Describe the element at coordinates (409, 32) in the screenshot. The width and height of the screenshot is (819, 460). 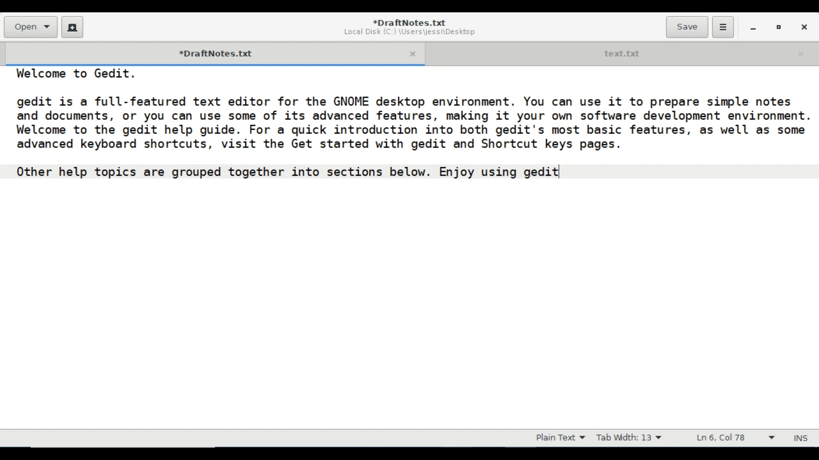
I see `Document Path` at that location.